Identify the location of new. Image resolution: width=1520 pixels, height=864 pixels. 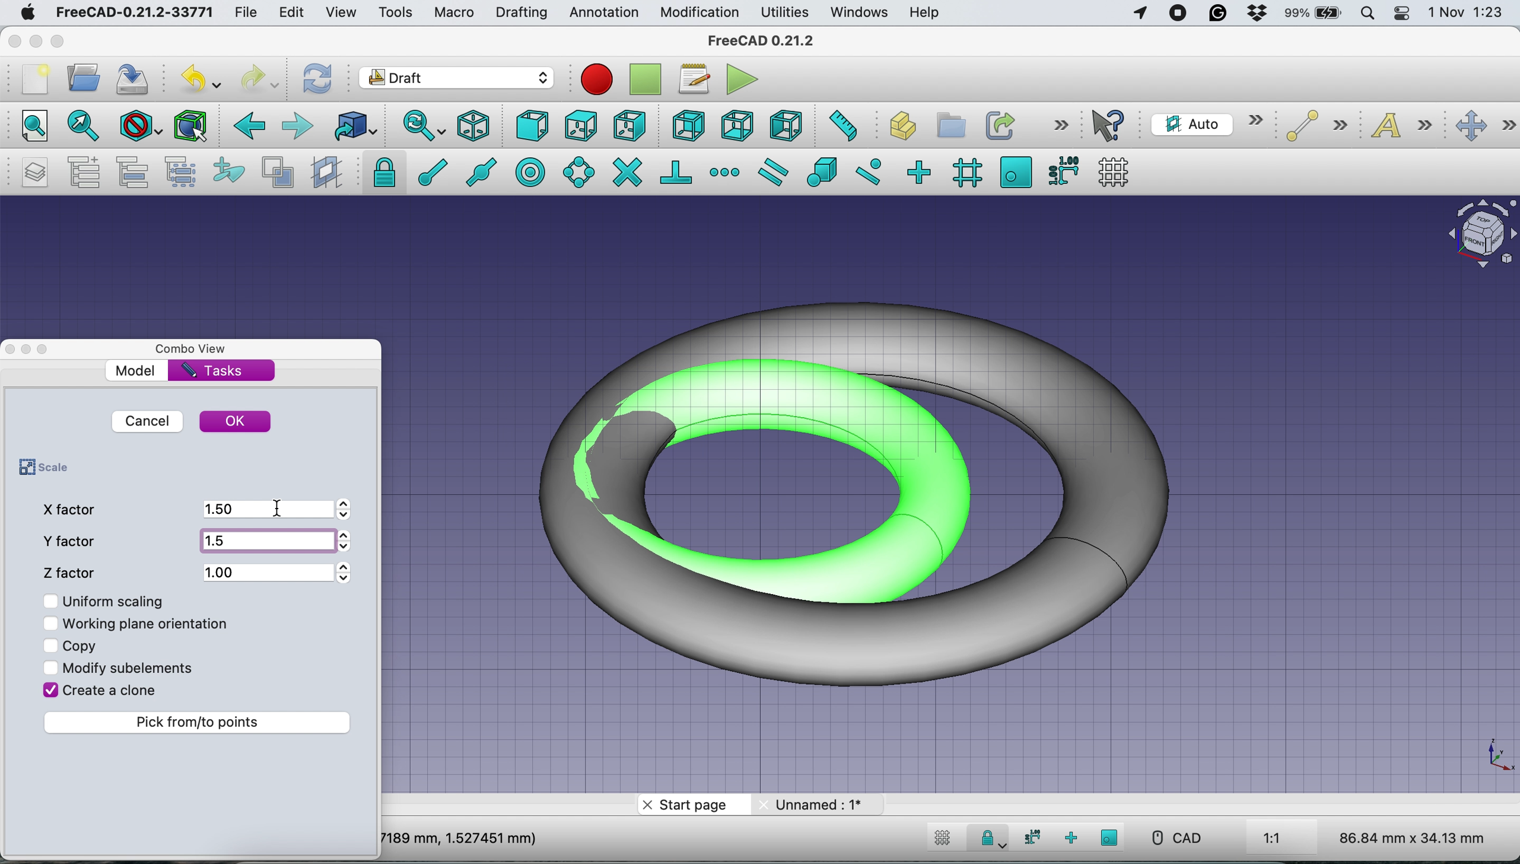
(34, 79).